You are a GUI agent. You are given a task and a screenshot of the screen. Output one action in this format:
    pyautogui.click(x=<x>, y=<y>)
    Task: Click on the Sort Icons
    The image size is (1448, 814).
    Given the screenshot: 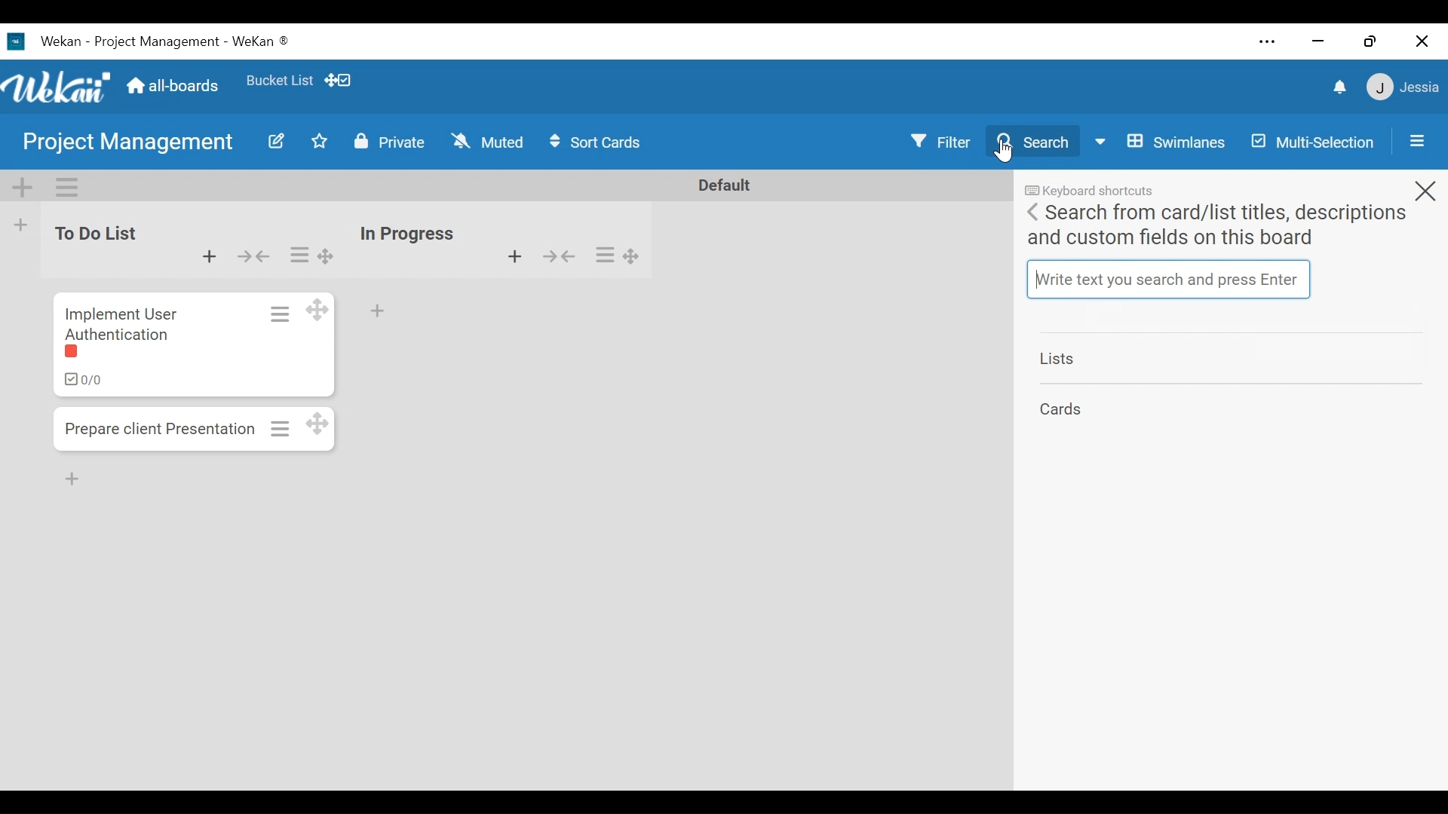 What is the action you would take?
    pyautogui.click(x=599, y=143)
    